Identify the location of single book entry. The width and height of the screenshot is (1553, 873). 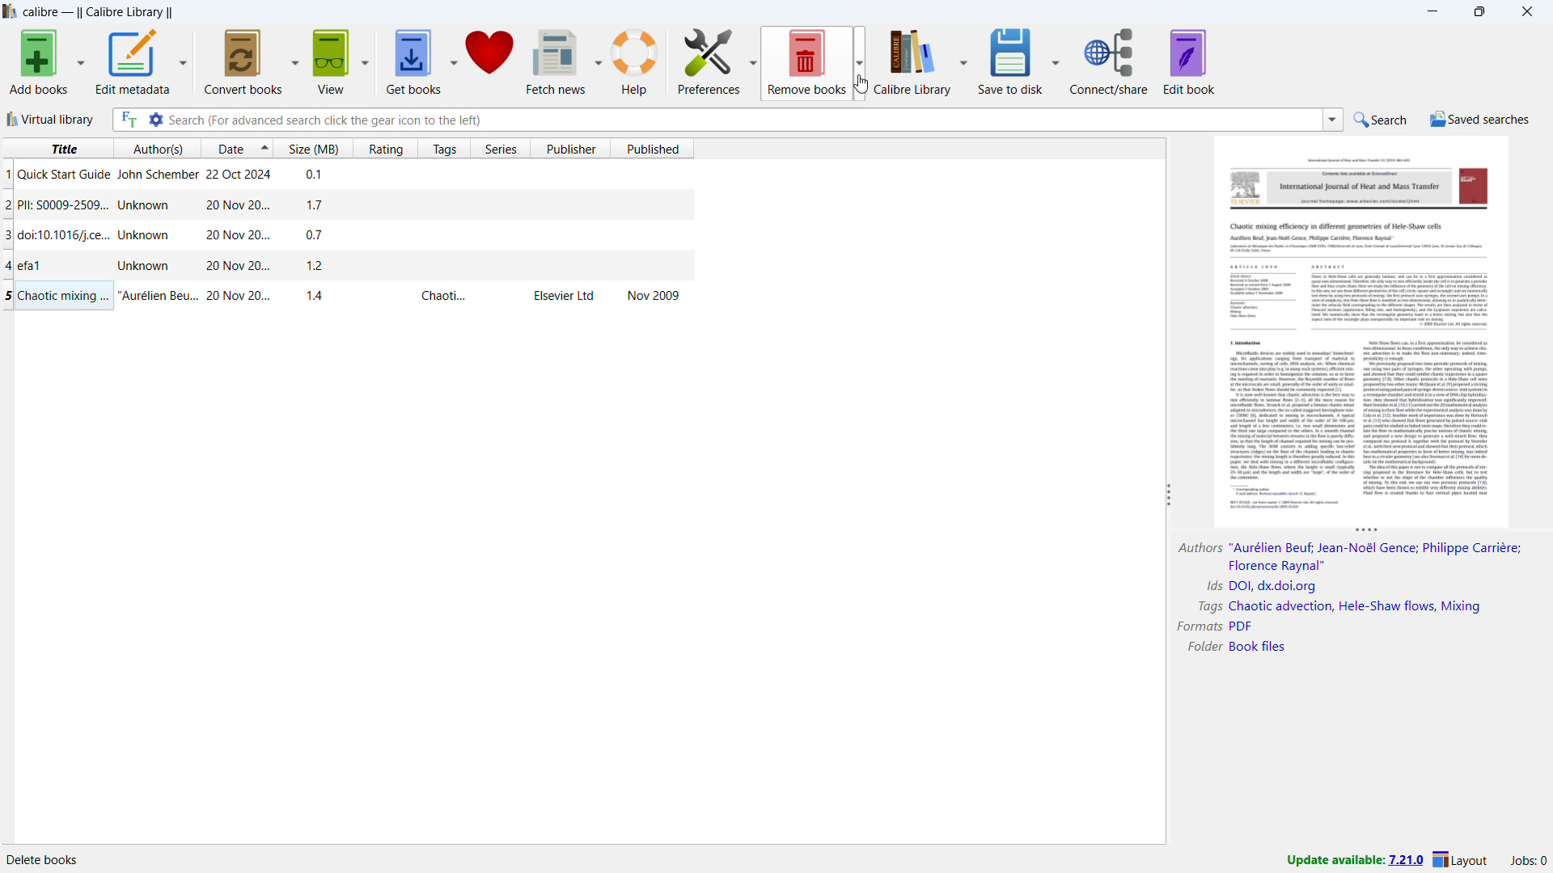
(349, 297).